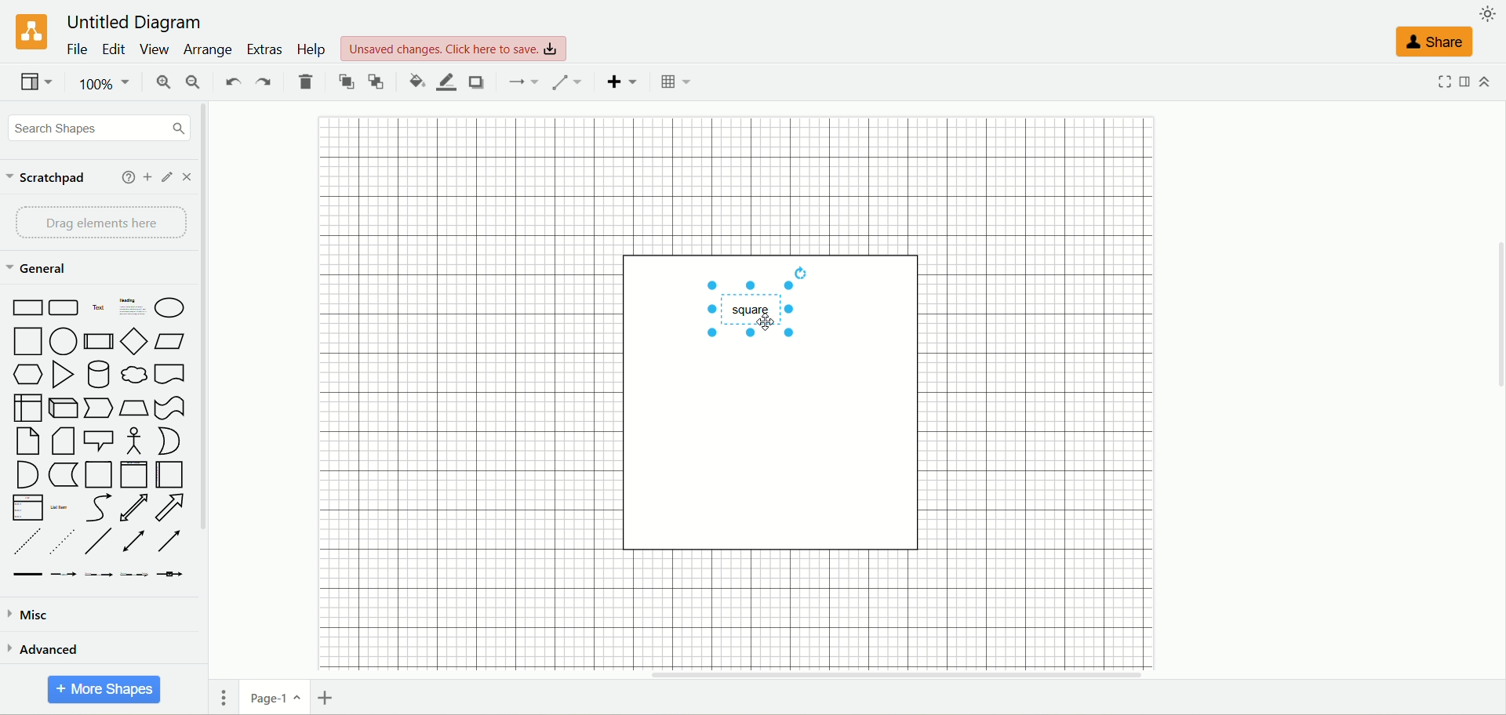 This screenshot has height=715, width=1506. I want to click on text, so click(457, 49).